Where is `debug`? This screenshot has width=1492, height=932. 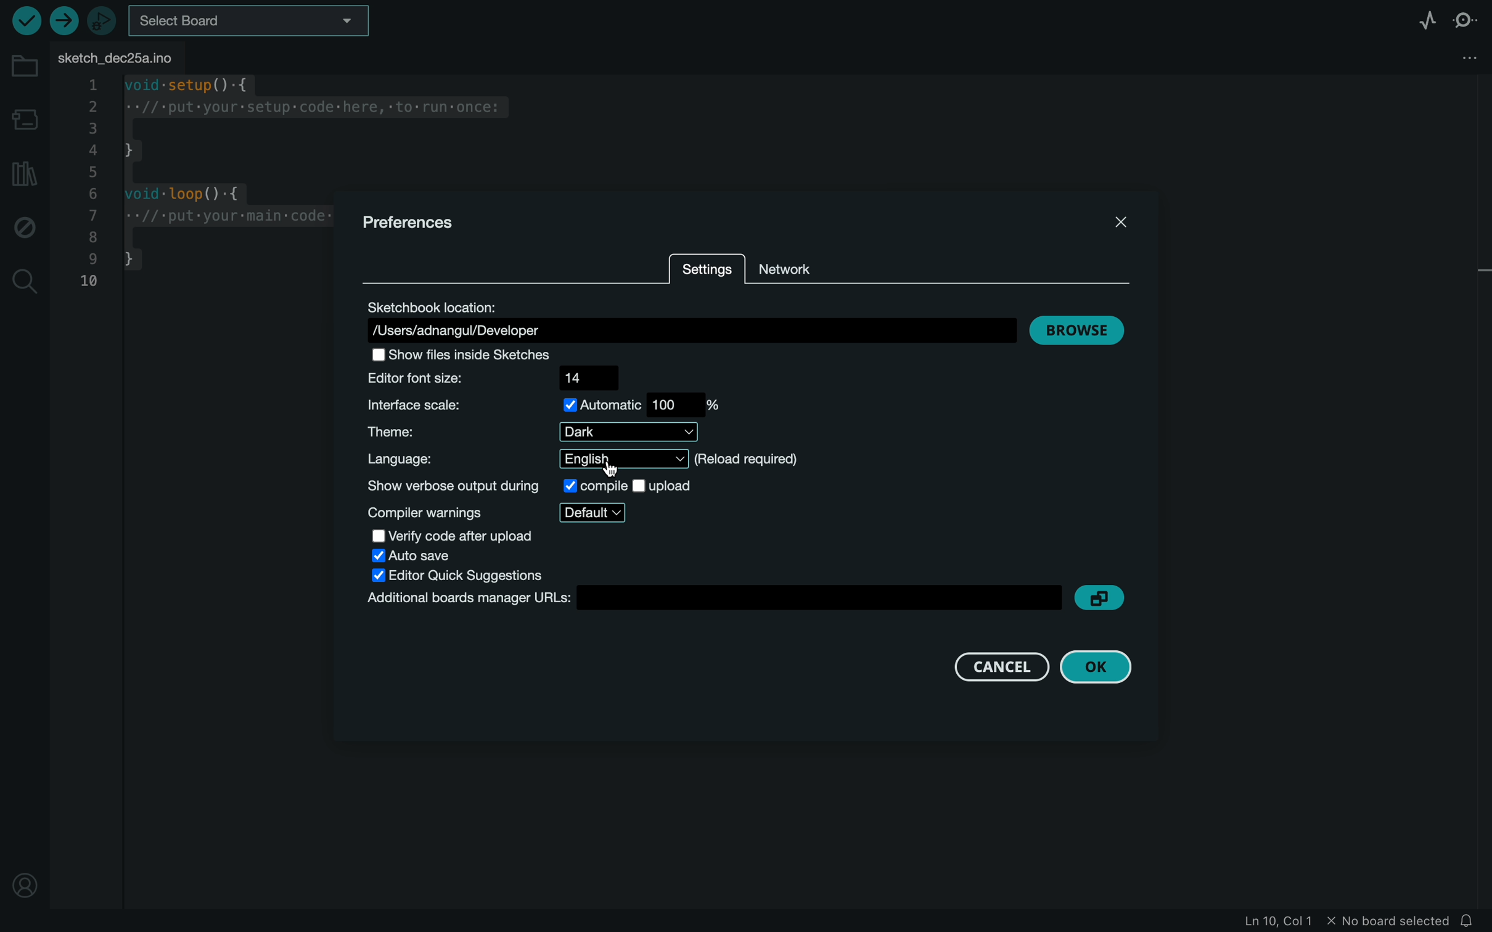
debug is located at coordinates (25, 226).